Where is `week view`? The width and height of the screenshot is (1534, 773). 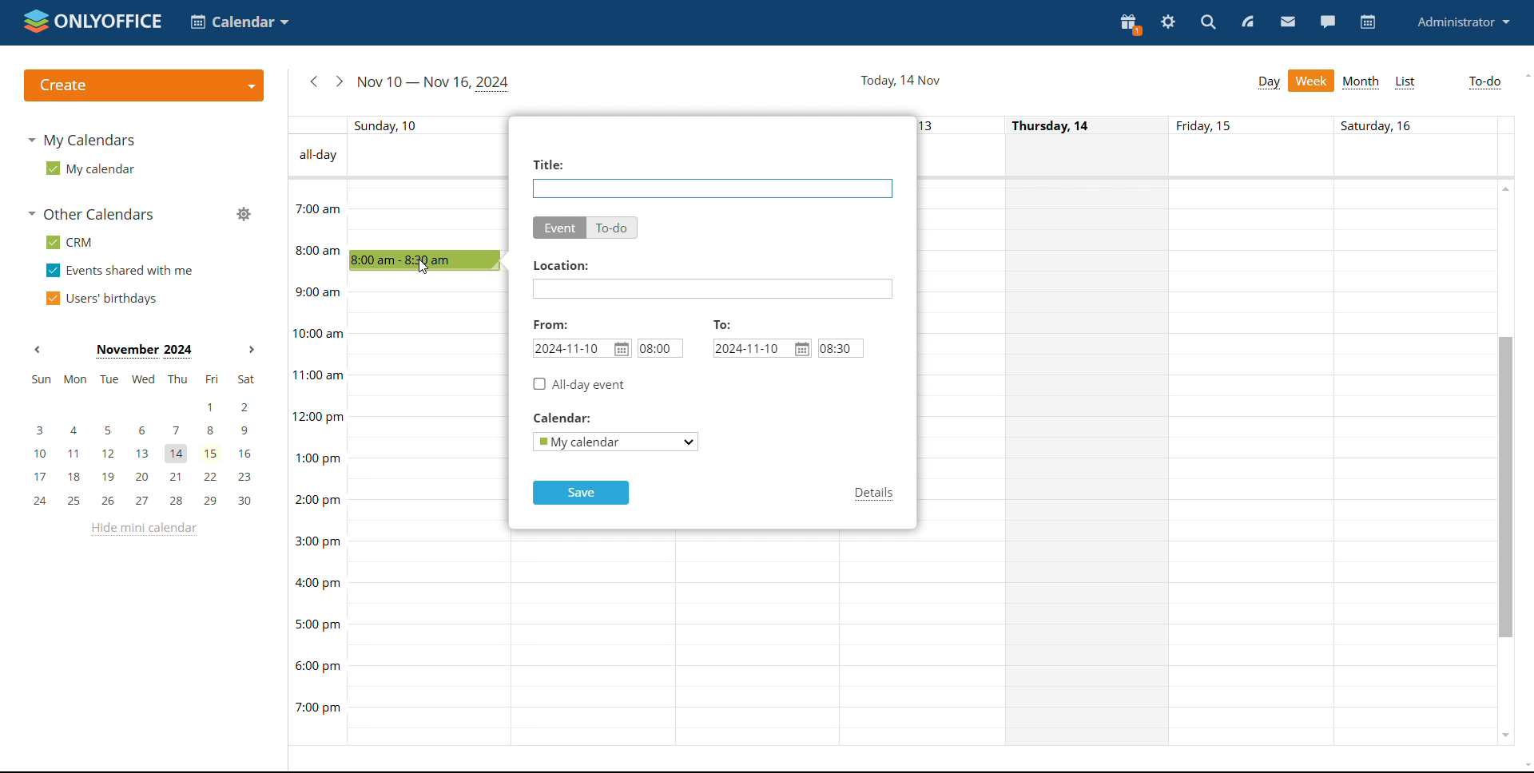
week view is located at coordinates (1313, 81).